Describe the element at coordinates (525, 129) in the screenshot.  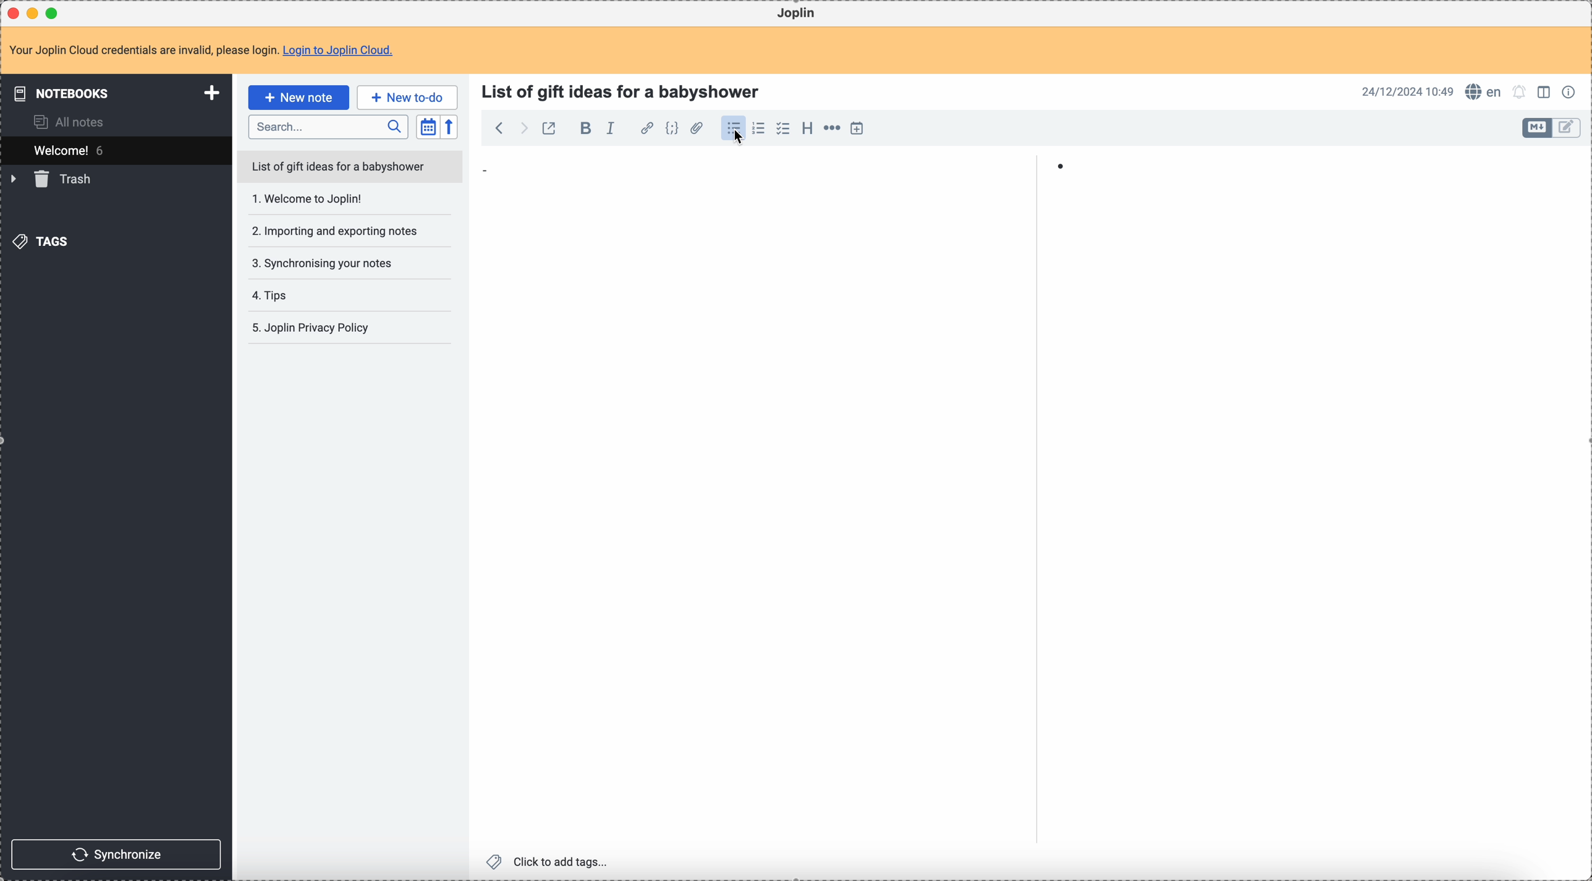
I see `foward` at that location.